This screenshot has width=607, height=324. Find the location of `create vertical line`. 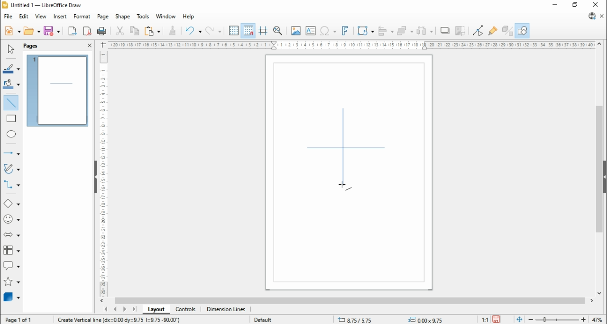

create vertical line is located at coordinates (121, 319).